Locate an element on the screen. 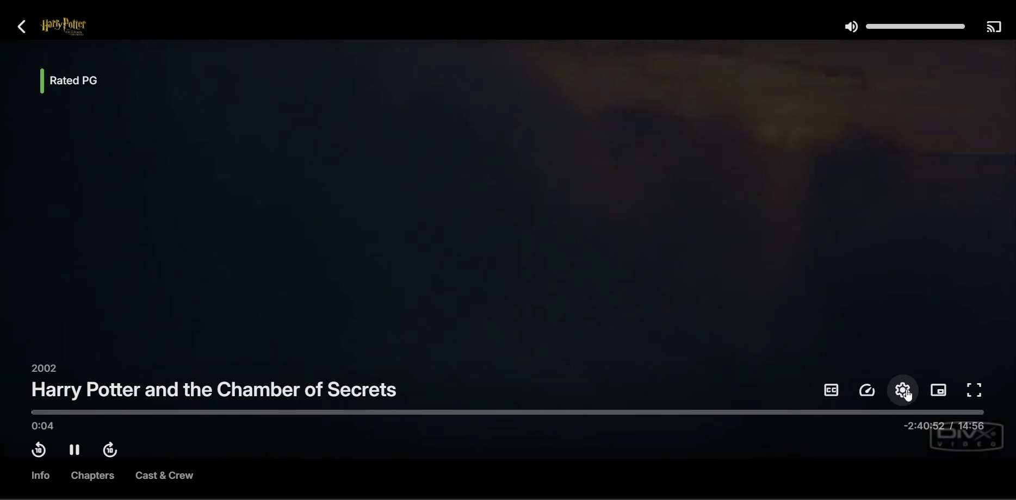  Movie Yerar and Title is located at coordinates (215, 385).